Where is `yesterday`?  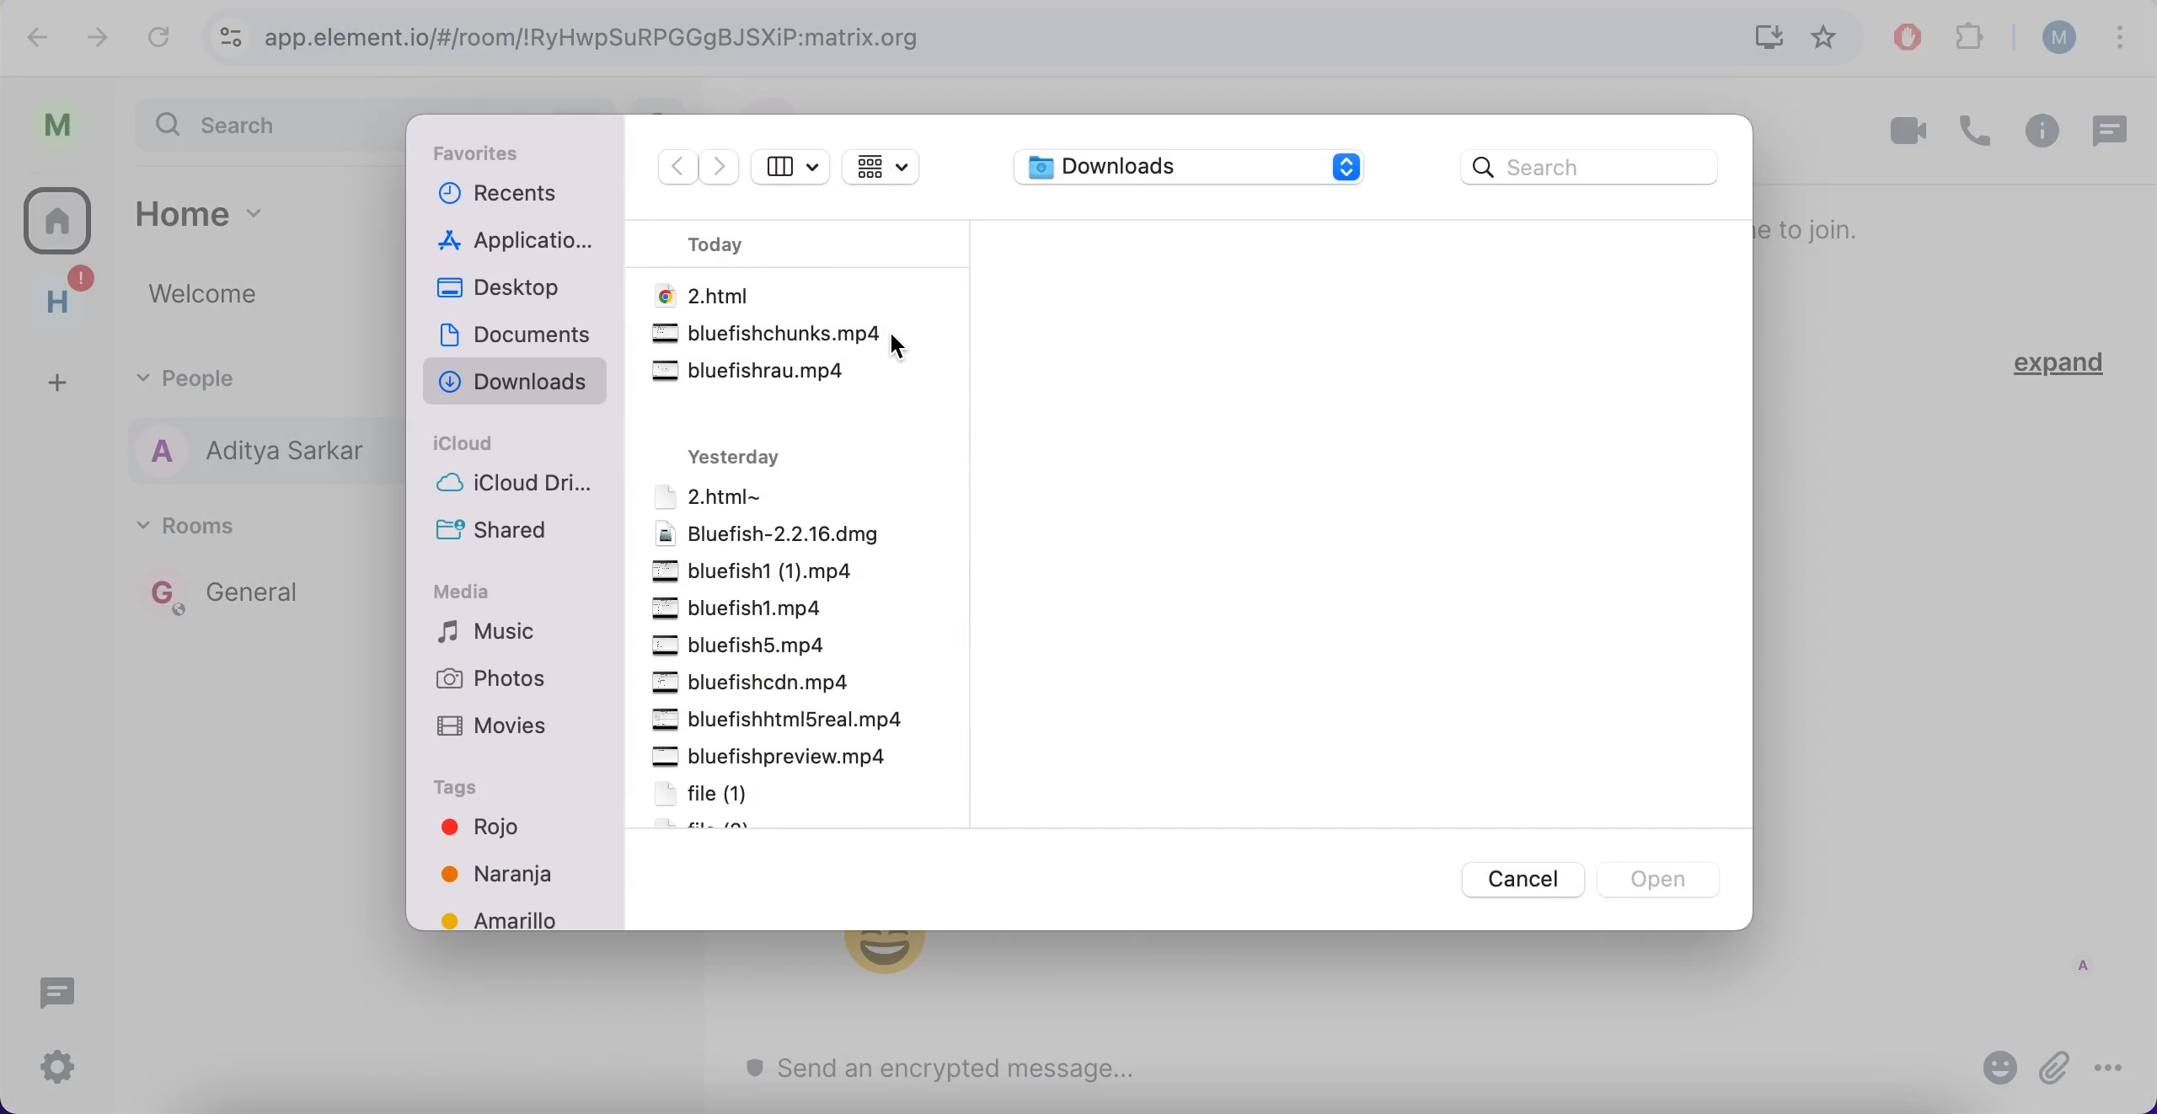 yesterday is located at coordinates (748, 456).